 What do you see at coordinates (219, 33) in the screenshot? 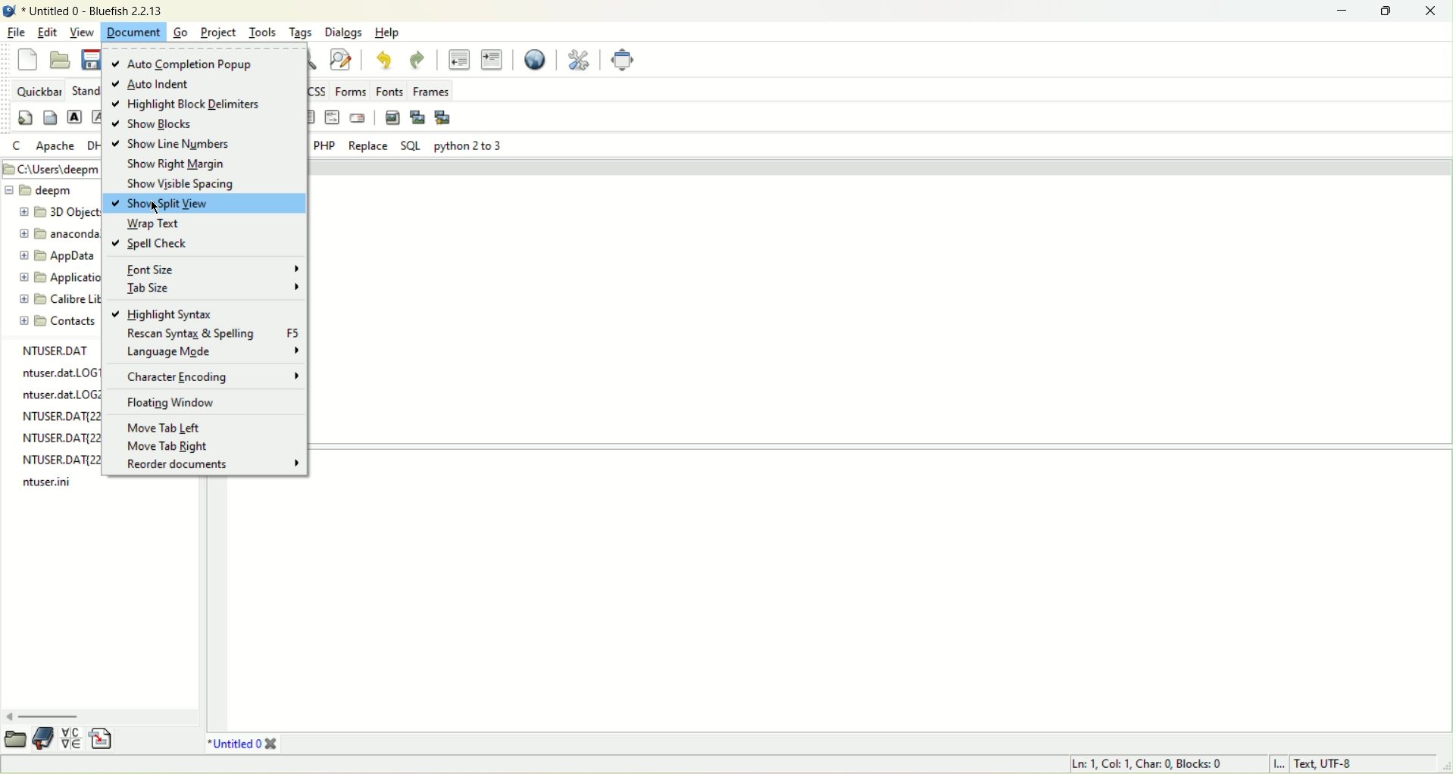
I see `project` at bounding box center [219, 33].